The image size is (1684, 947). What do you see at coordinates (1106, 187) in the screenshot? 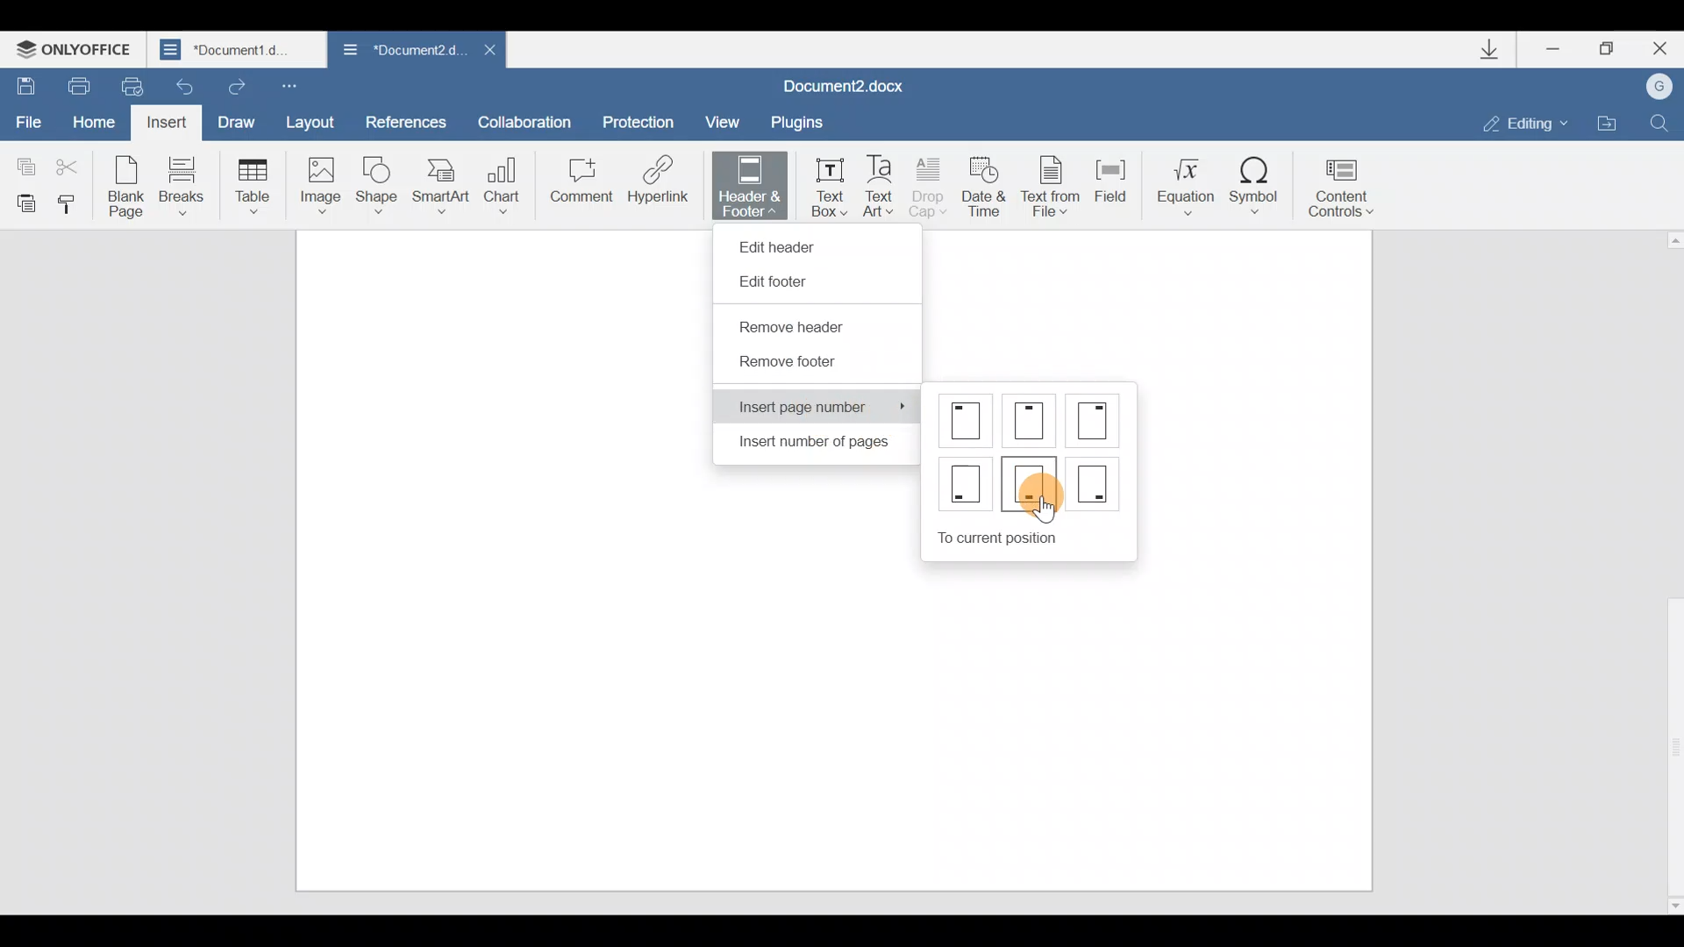
I see `Field` at bounding box center [1106, 187].